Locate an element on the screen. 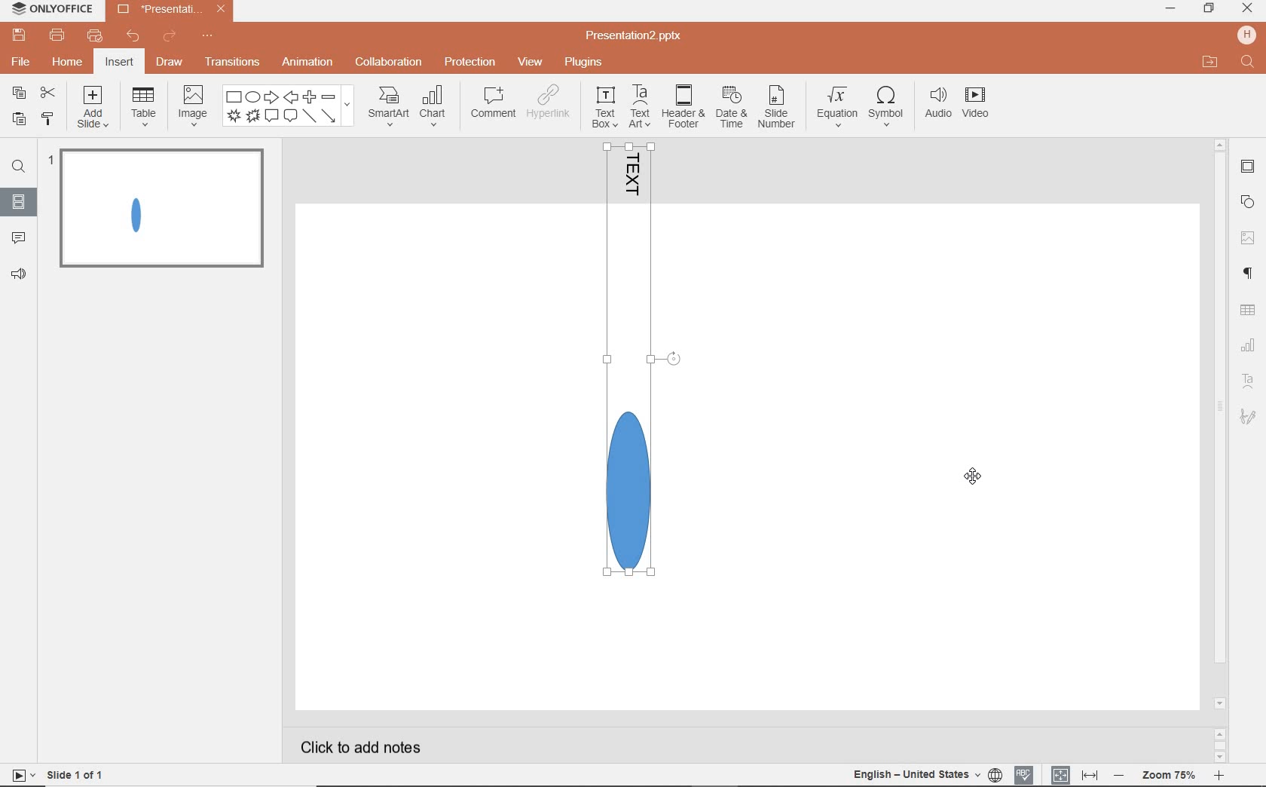 Image resolution: width=1266 pixels, height=787 pixels. insert is located at coordinates (121, 63).